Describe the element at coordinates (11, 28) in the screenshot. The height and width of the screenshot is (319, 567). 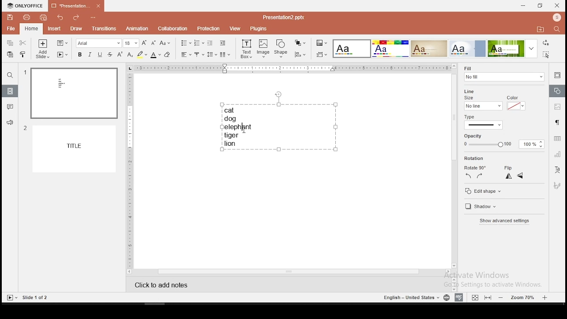
I see `file` at that location.